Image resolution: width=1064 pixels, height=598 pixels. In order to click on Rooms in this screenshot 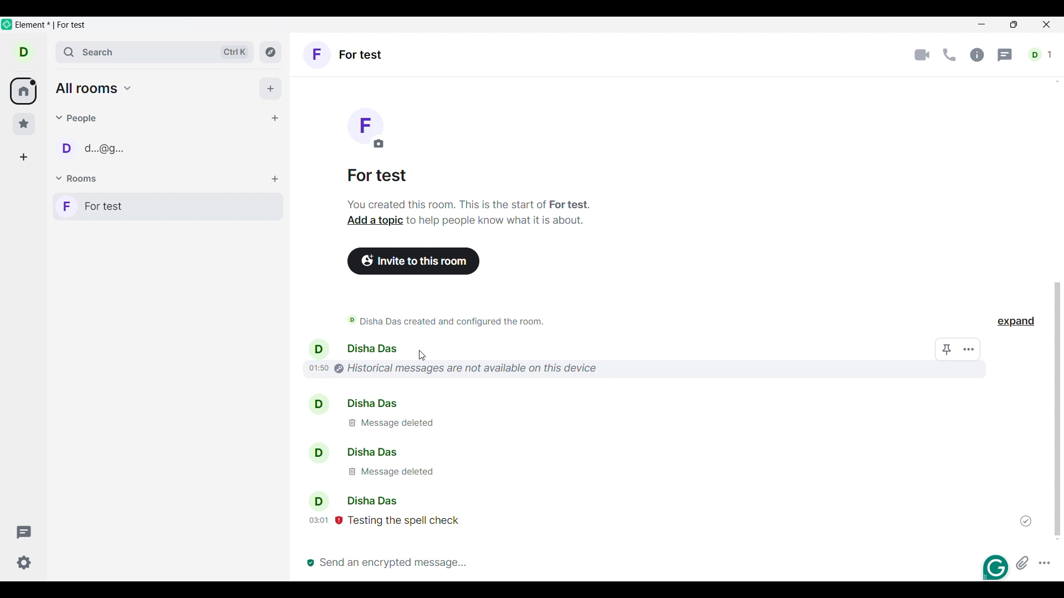, I will do `click(78, 179)`.